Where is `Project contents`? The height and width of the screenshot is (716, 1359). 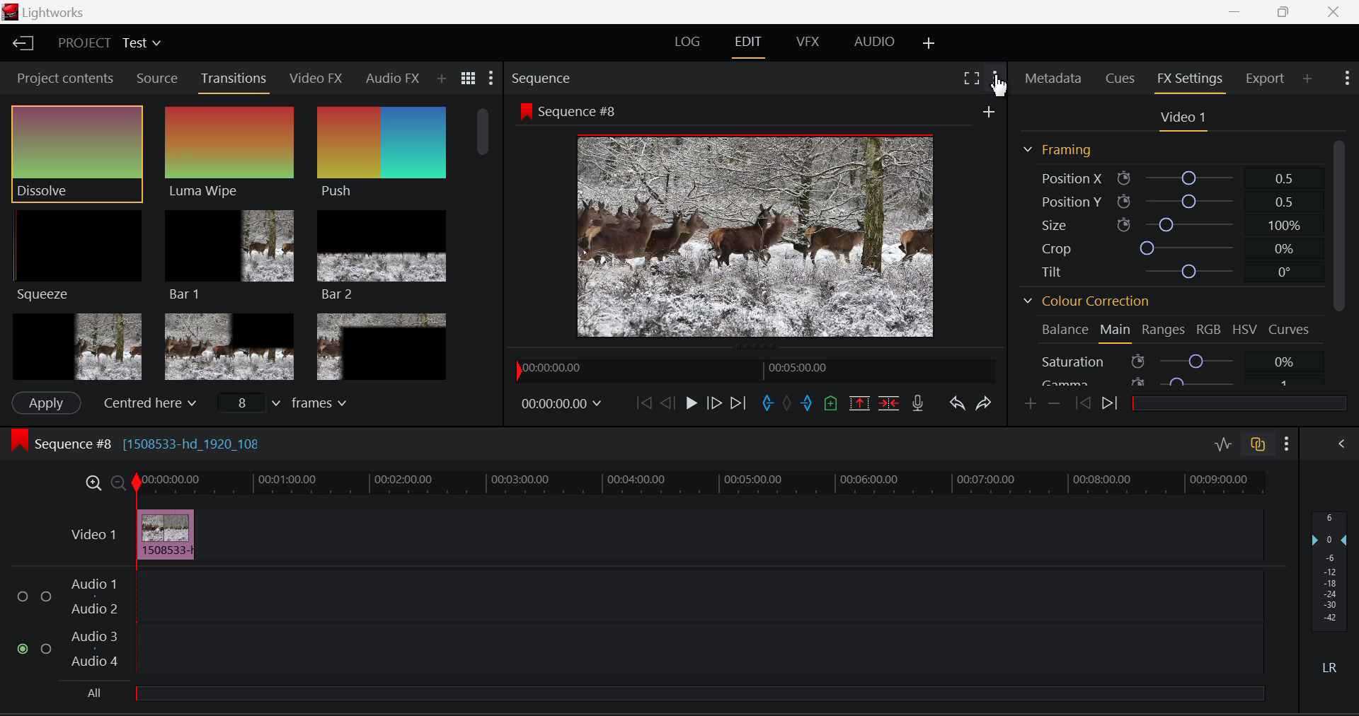
Project contents is located at coordinates (65, 77).